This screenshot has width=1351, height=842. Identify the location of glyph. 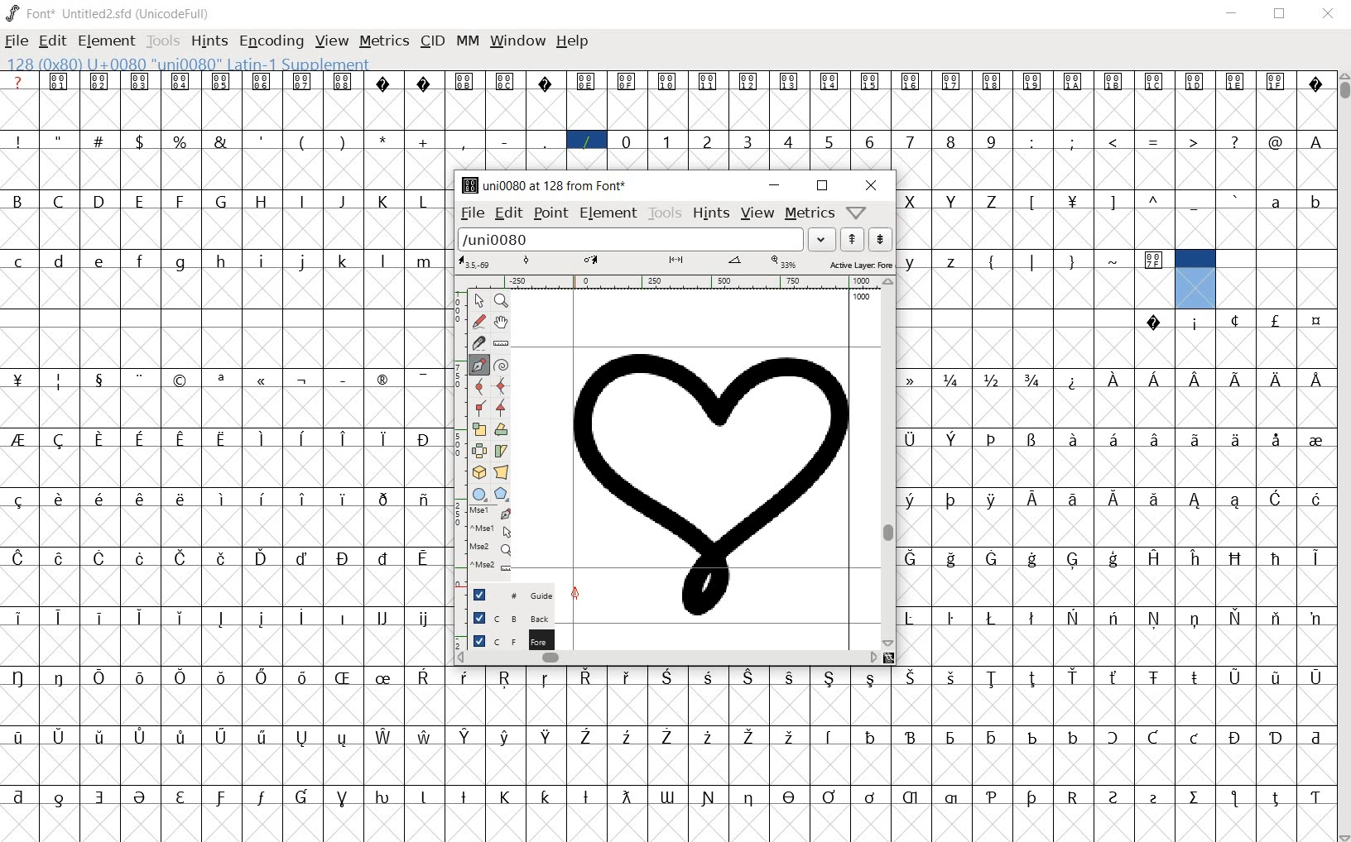
(19, 262).